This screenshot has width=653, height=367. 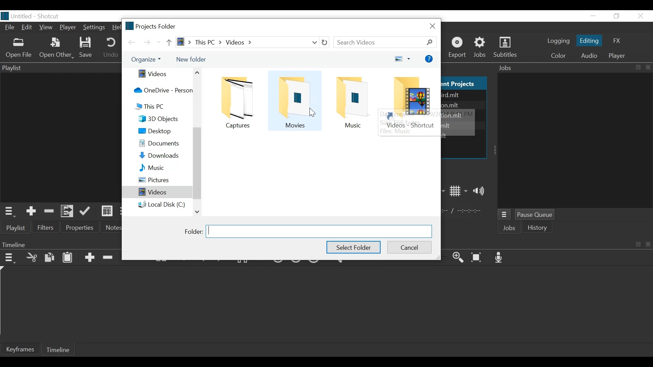 What do you see at coordinates (32, 257) in the screenshot?
I see `Cut` at bounding box center [32, 257].